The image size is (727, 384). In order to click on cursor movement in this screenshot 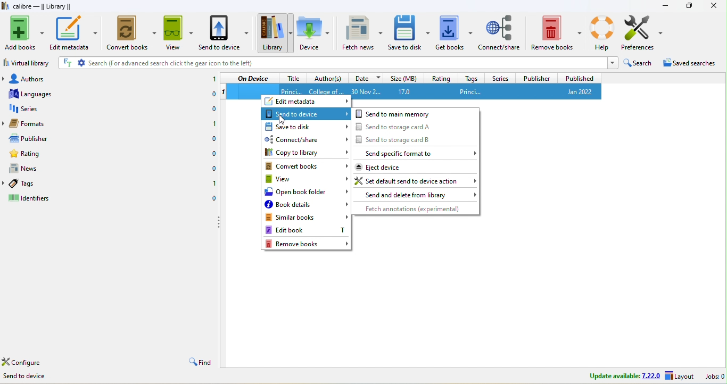, I will do `click(281, 119)`.